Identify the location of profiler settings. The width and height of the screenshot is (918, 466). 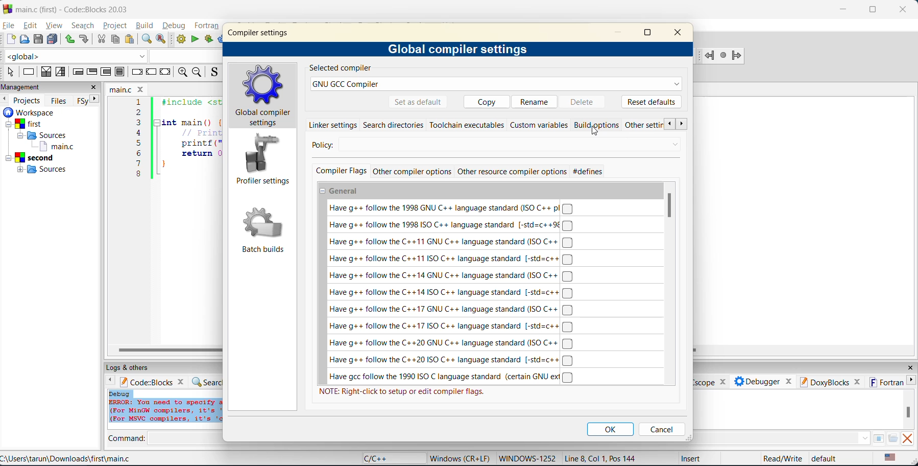
(262, 161).